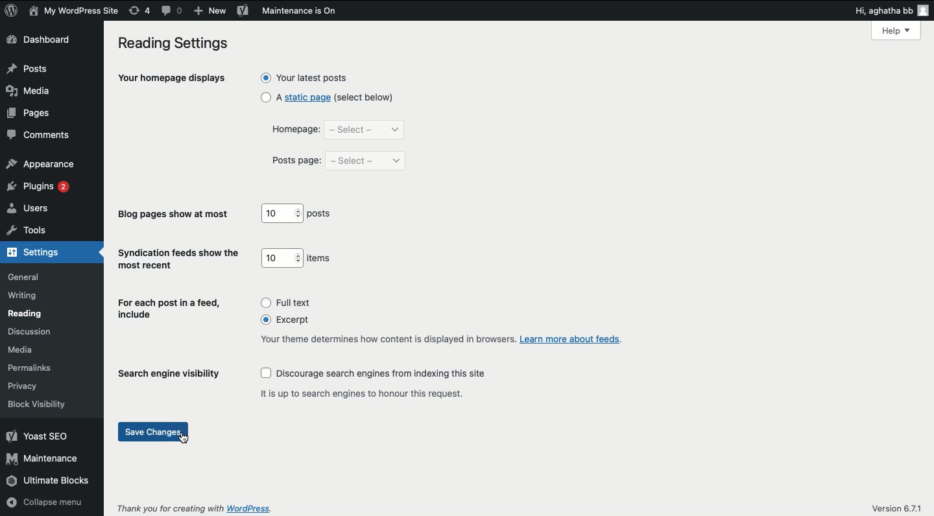  What do you see at coordinates (28, 369) in the screenshot?
I see `permalinks` at bounding box center [28, 369].